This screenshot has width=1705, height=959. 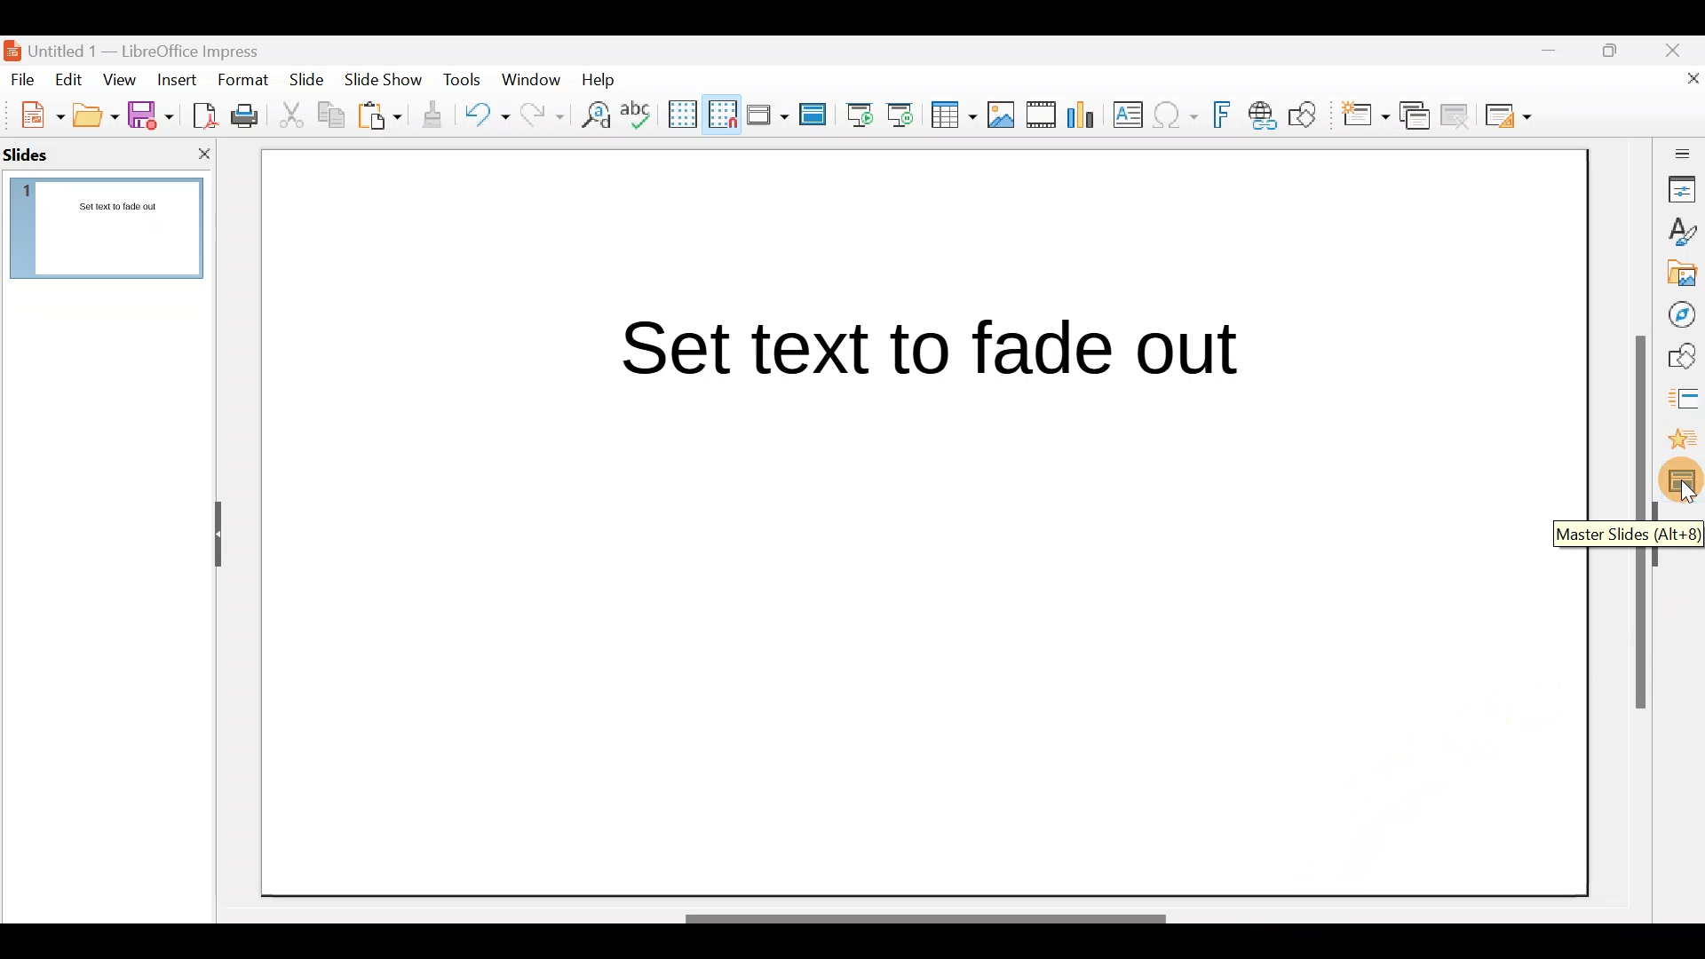 I want to click on Insert image, so click(x=1004, y=115).